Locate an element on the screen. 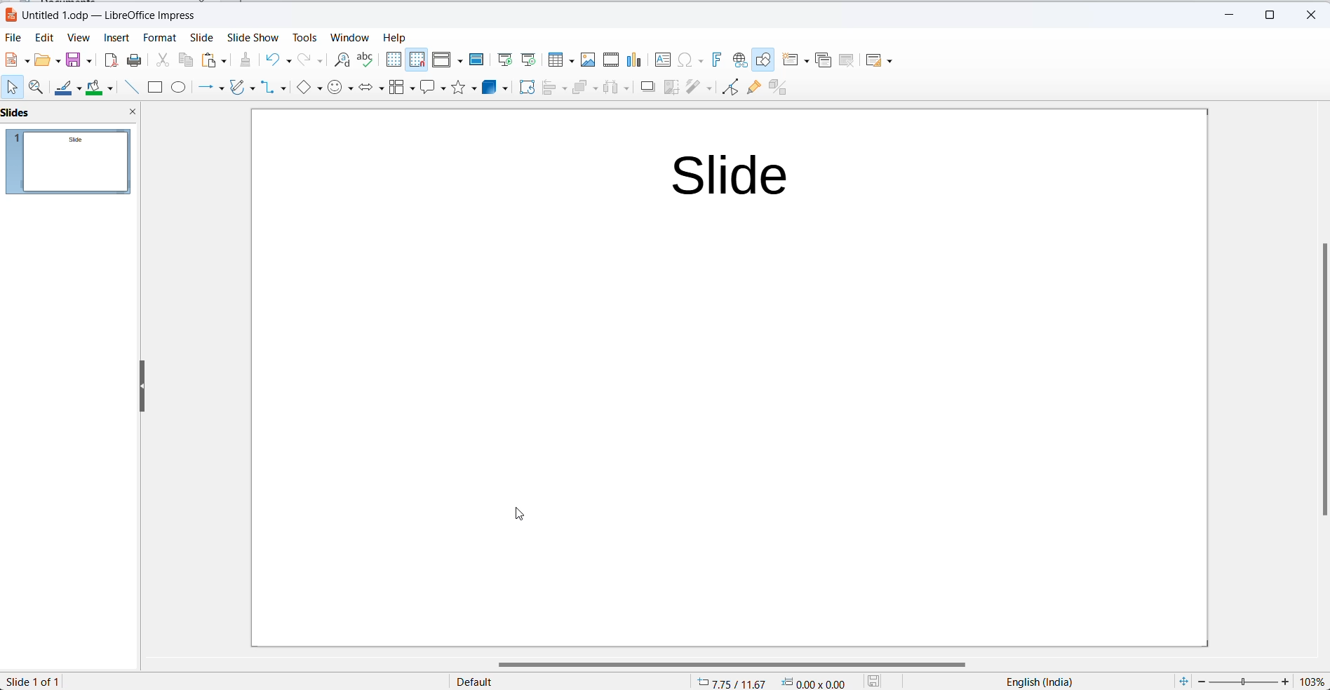 The height and width of the screenshot is (690, 1330). Print is located at coordinates (132, 61).